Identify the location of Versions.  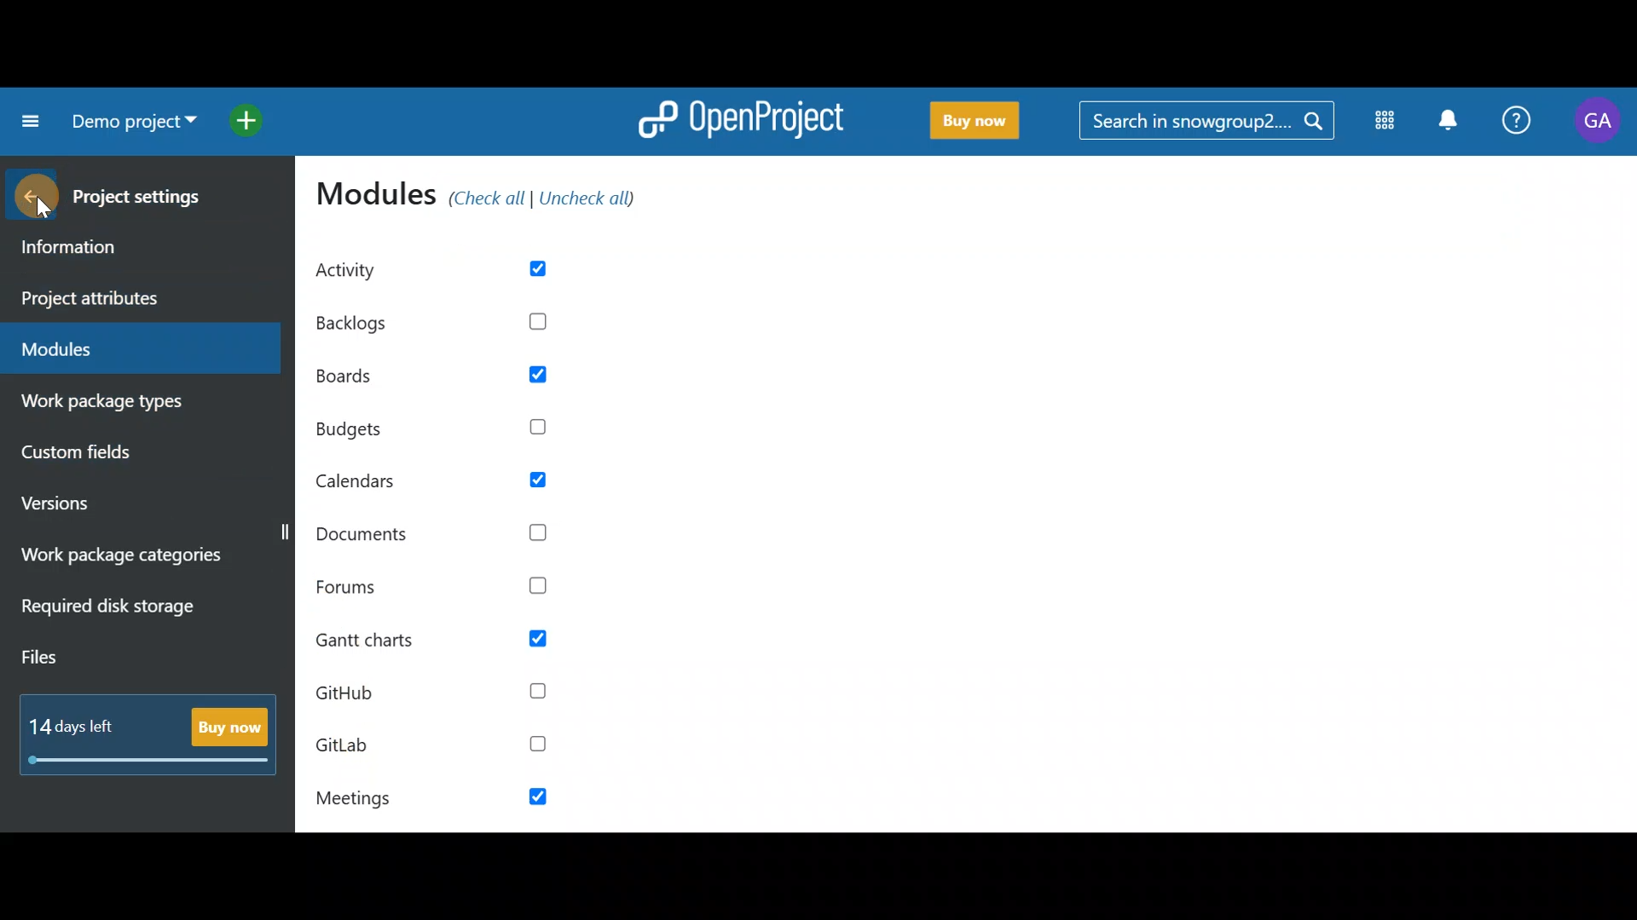
(88, 505).